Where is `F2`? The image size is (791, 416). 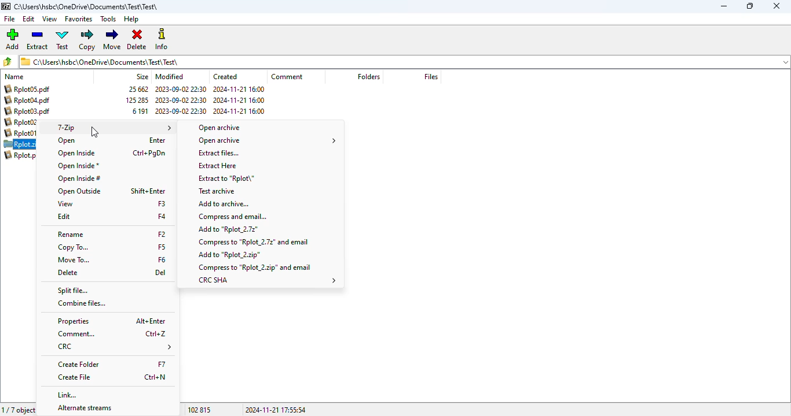
F2 is located at coordinates (161, 234).